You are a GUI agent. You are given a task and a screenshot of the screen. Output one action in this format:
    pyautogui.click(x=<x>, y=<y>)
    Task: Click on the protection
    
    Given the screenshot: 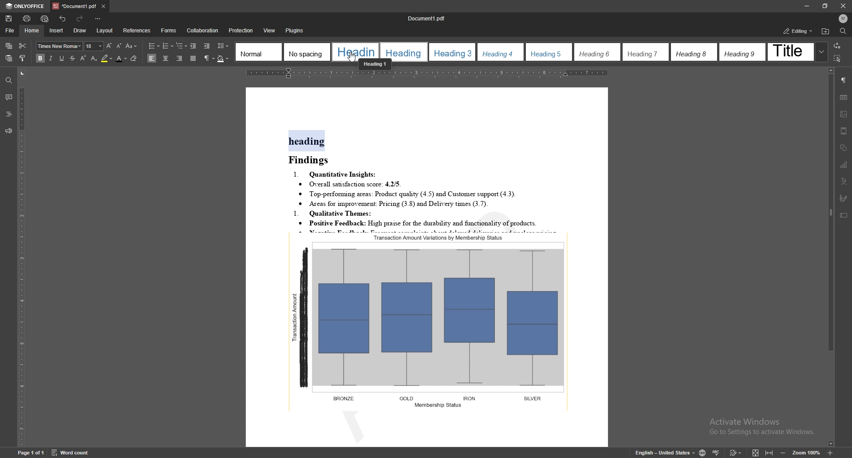 What is the action you would take?
    pyautogui.click(x=241, y=31)
    